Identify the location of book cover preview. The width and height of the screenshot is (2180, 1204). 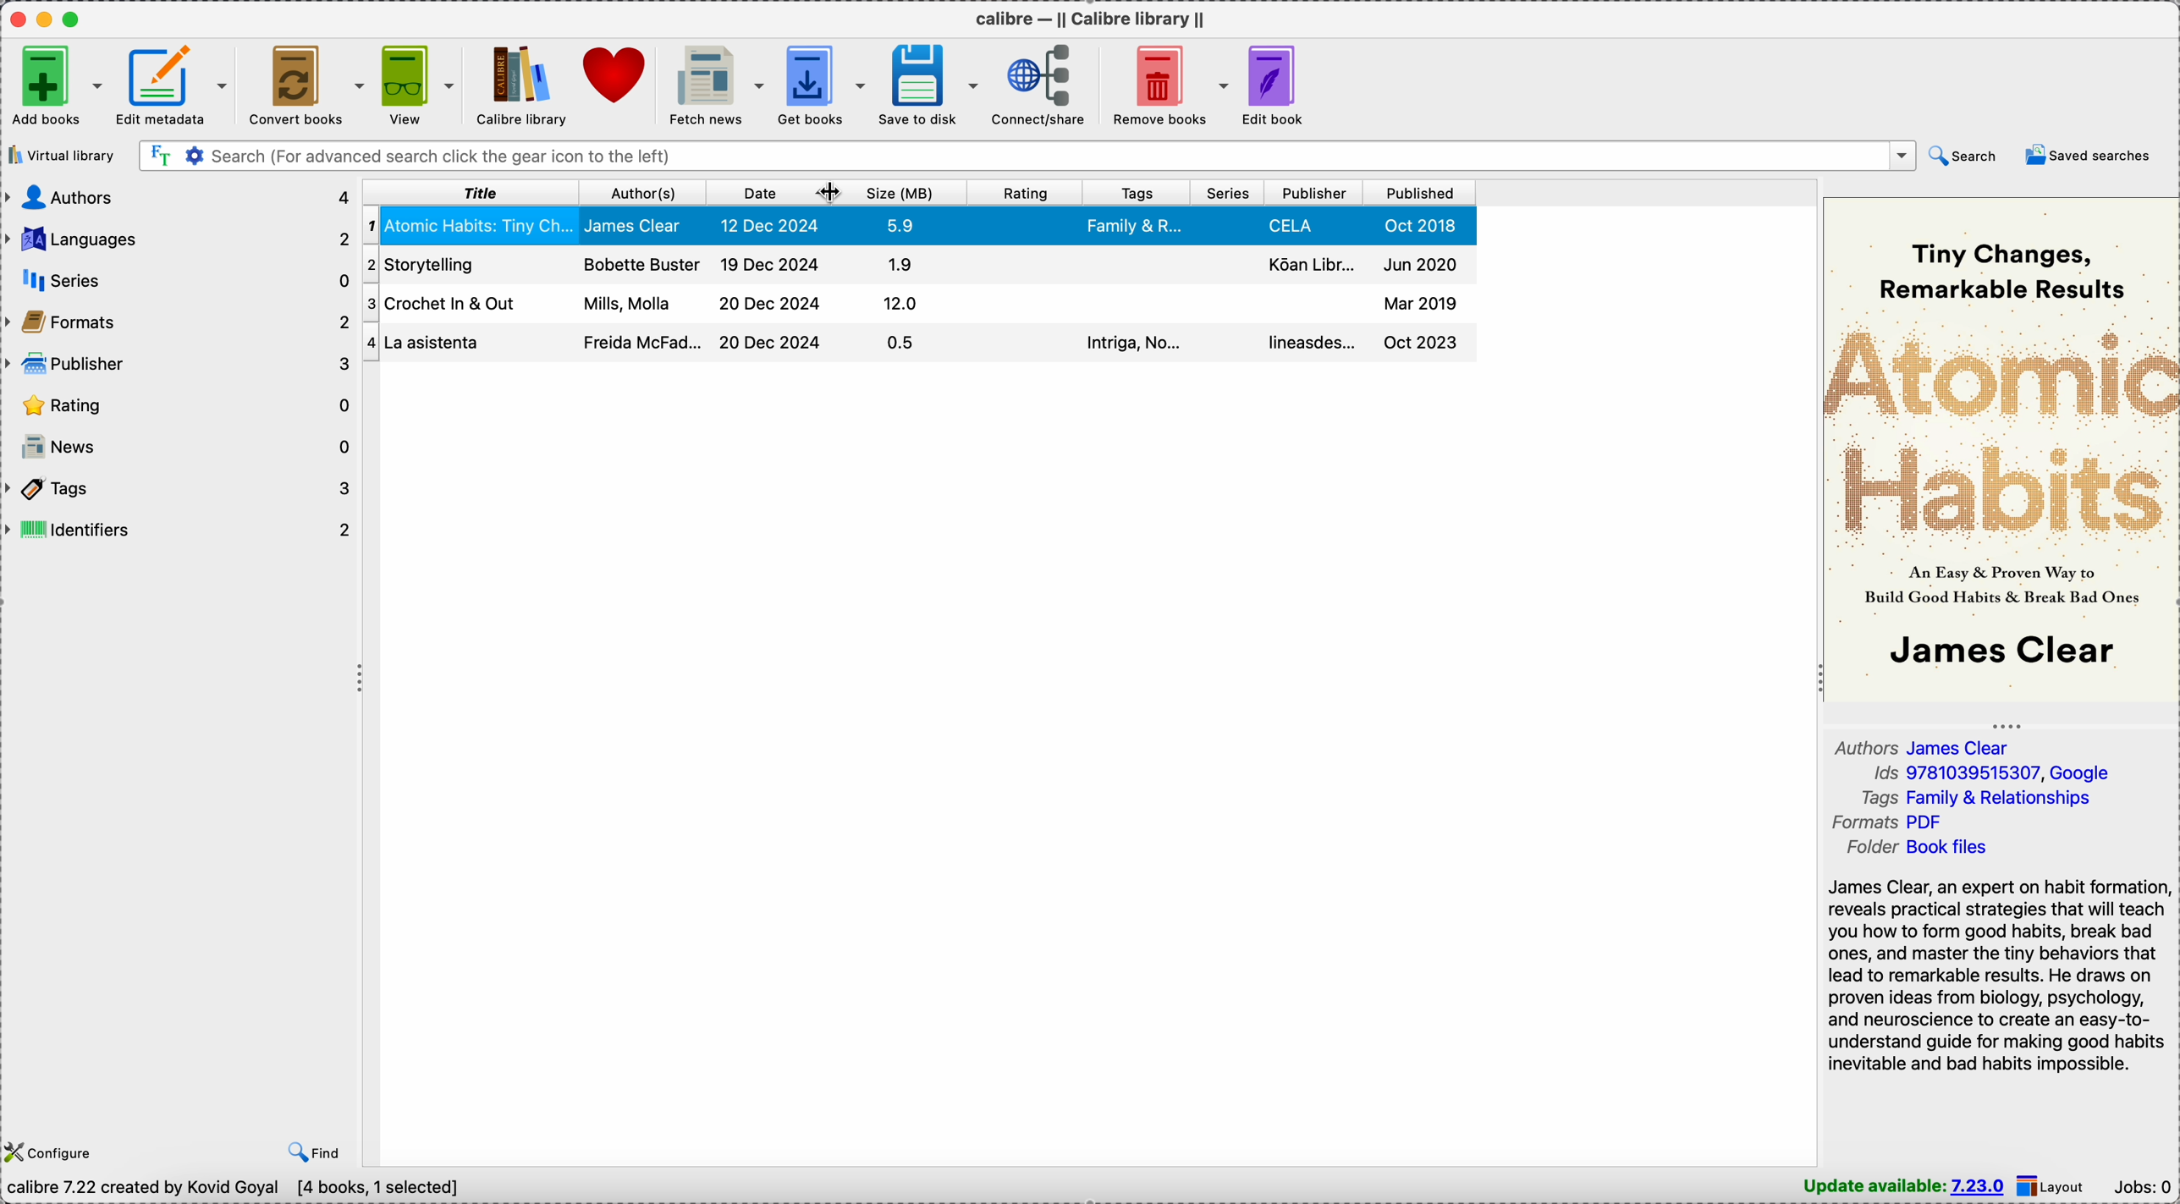
(2001, 450).